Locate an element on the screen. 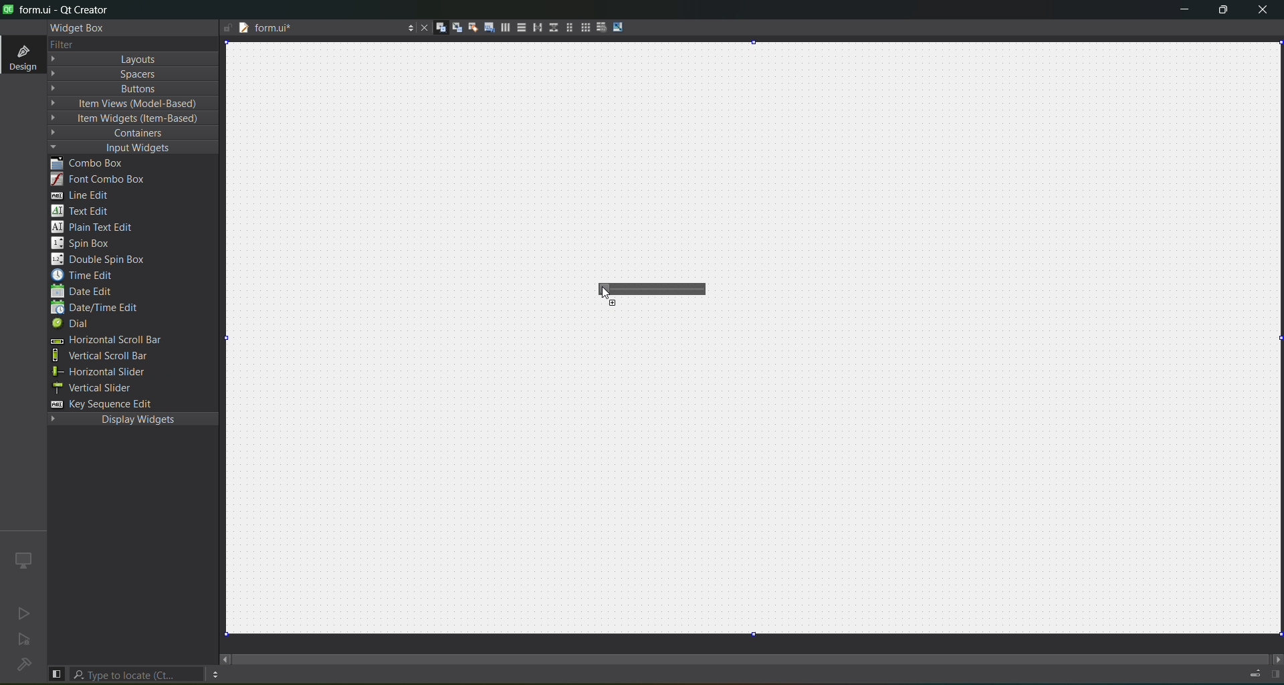 This screenshot has width=1284, height=685. writable is located at coordinates (225, 28).